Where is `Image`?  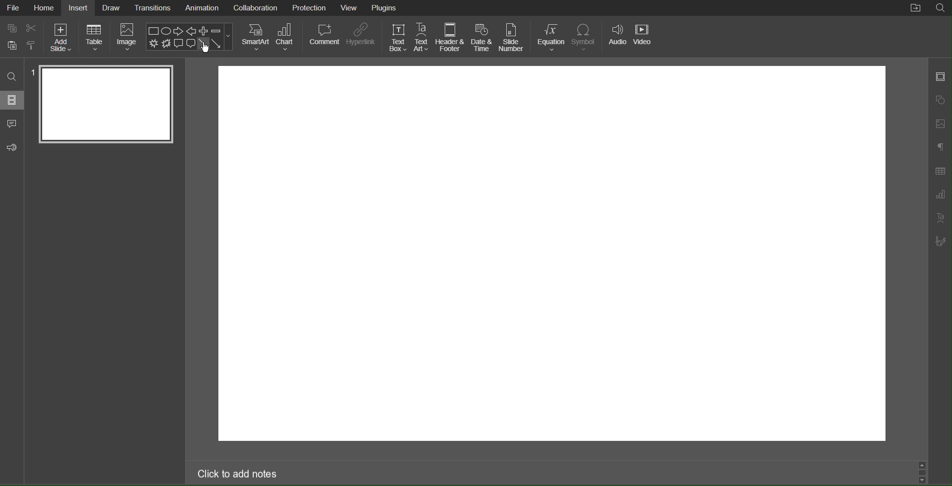
Image is located at coordinates (128, 39).